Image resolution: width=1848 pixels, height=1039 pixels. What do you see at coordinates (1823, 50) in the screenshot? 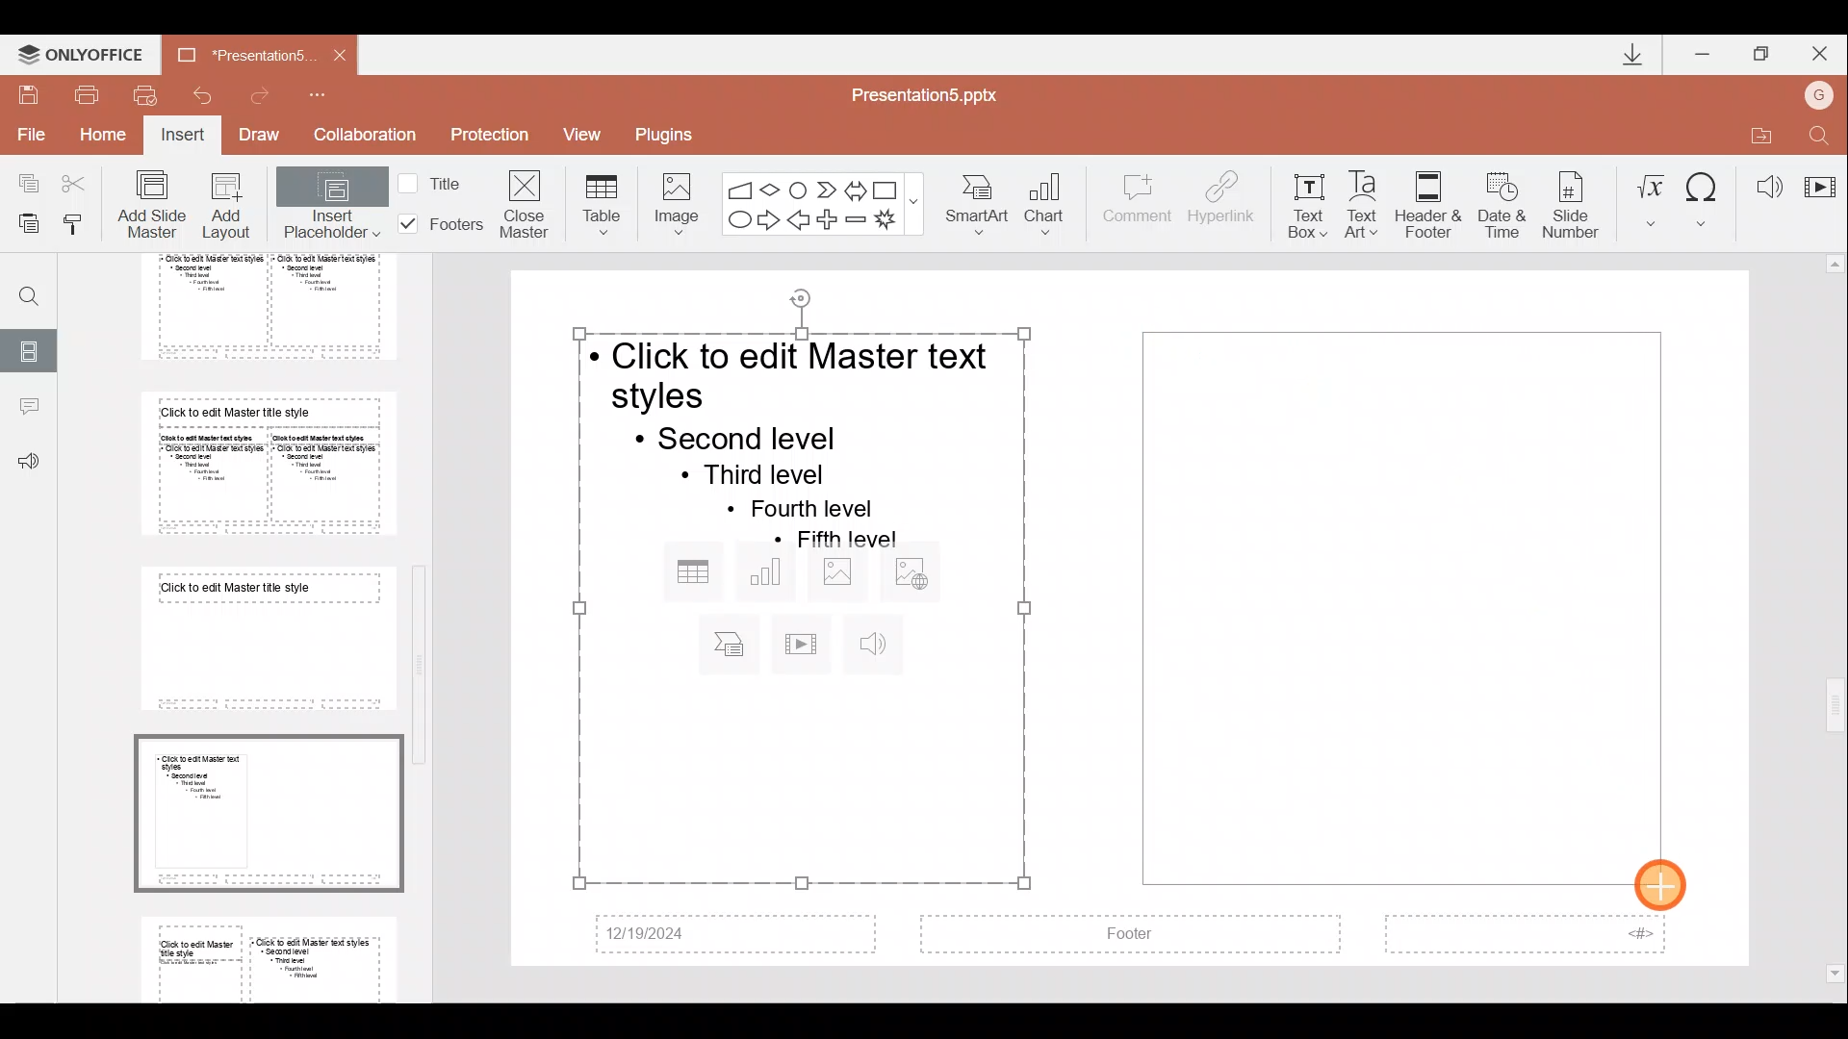
I see `Close` at bounding box center [1823, 50].